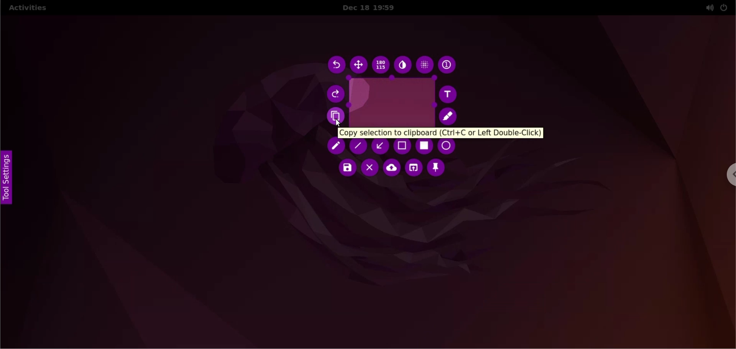 The height and width of the screenshot is (349, 736). I want to click on choose app to open, so click(414, 169).